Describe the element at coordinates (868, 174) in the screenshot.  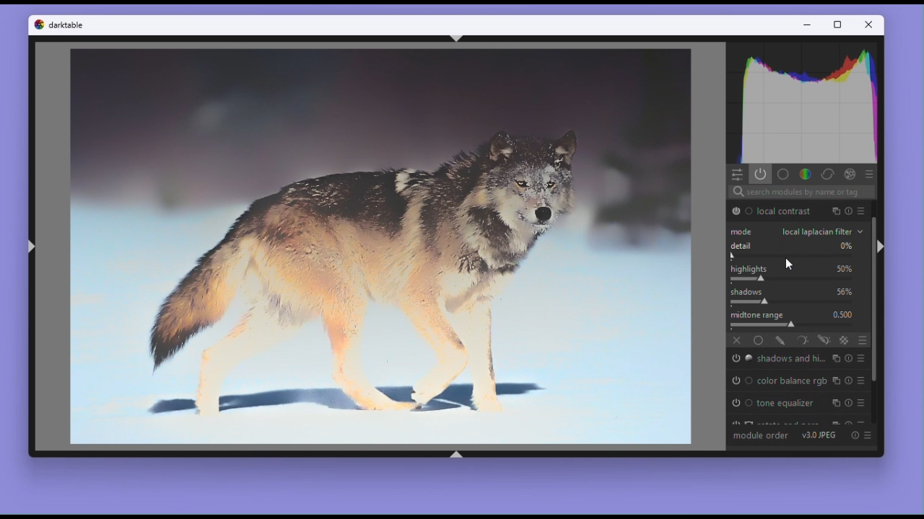
I see `Preset` at that location.